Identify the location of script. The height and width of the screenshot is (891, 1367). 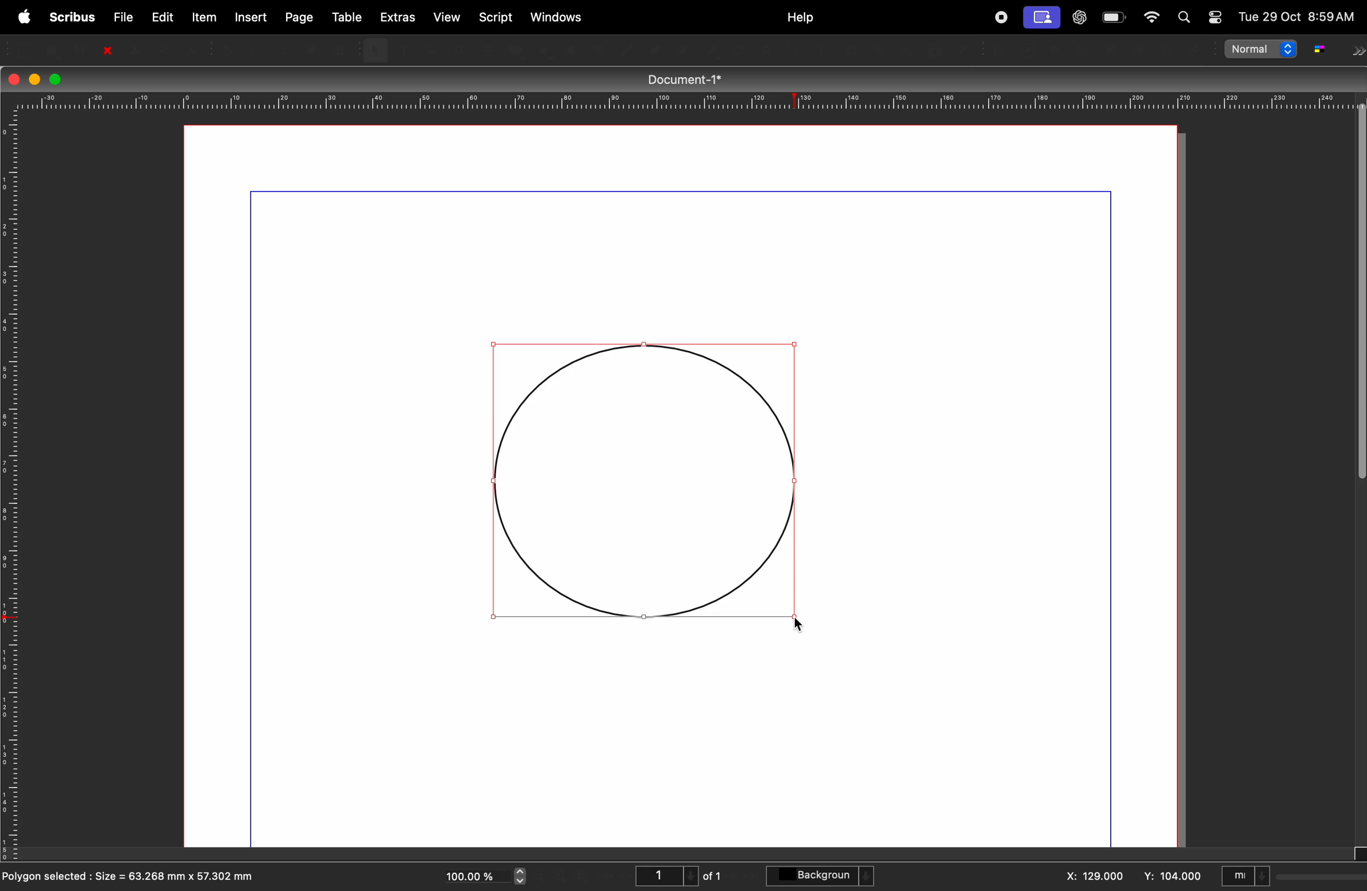
(499, 16).